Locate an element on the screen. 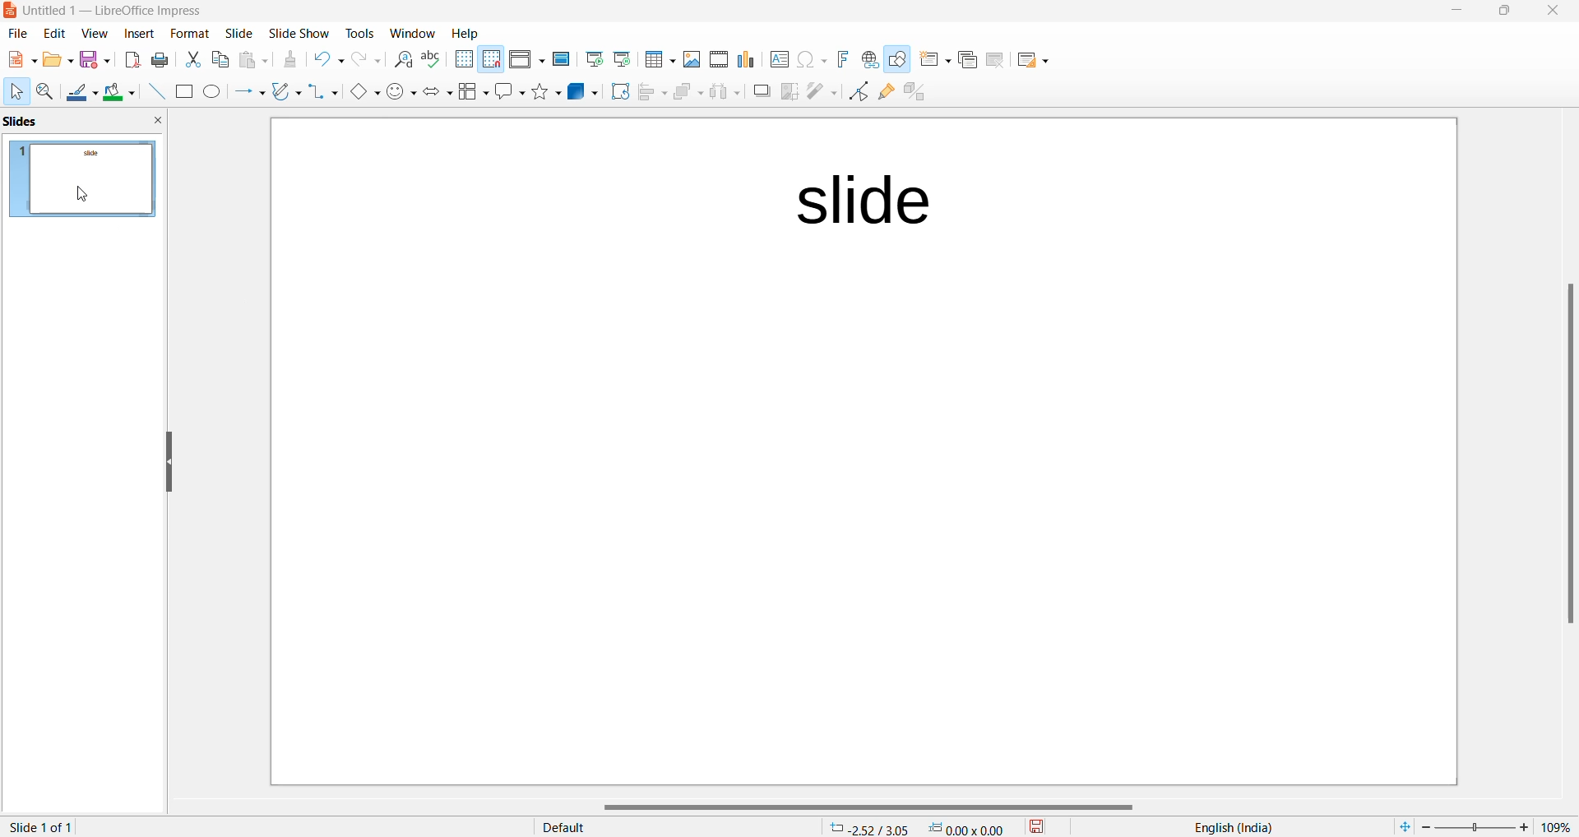  maximize is located at coordinates (1506, 13).